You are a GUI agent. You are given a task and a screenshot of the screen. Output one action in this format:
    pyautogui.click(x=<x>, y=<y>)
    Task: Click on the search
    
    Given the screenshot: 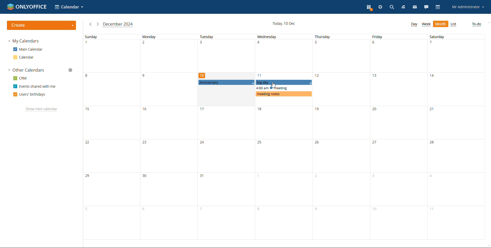 What is the action you would take?
    pyautogui.click(x=392, y=7)
    